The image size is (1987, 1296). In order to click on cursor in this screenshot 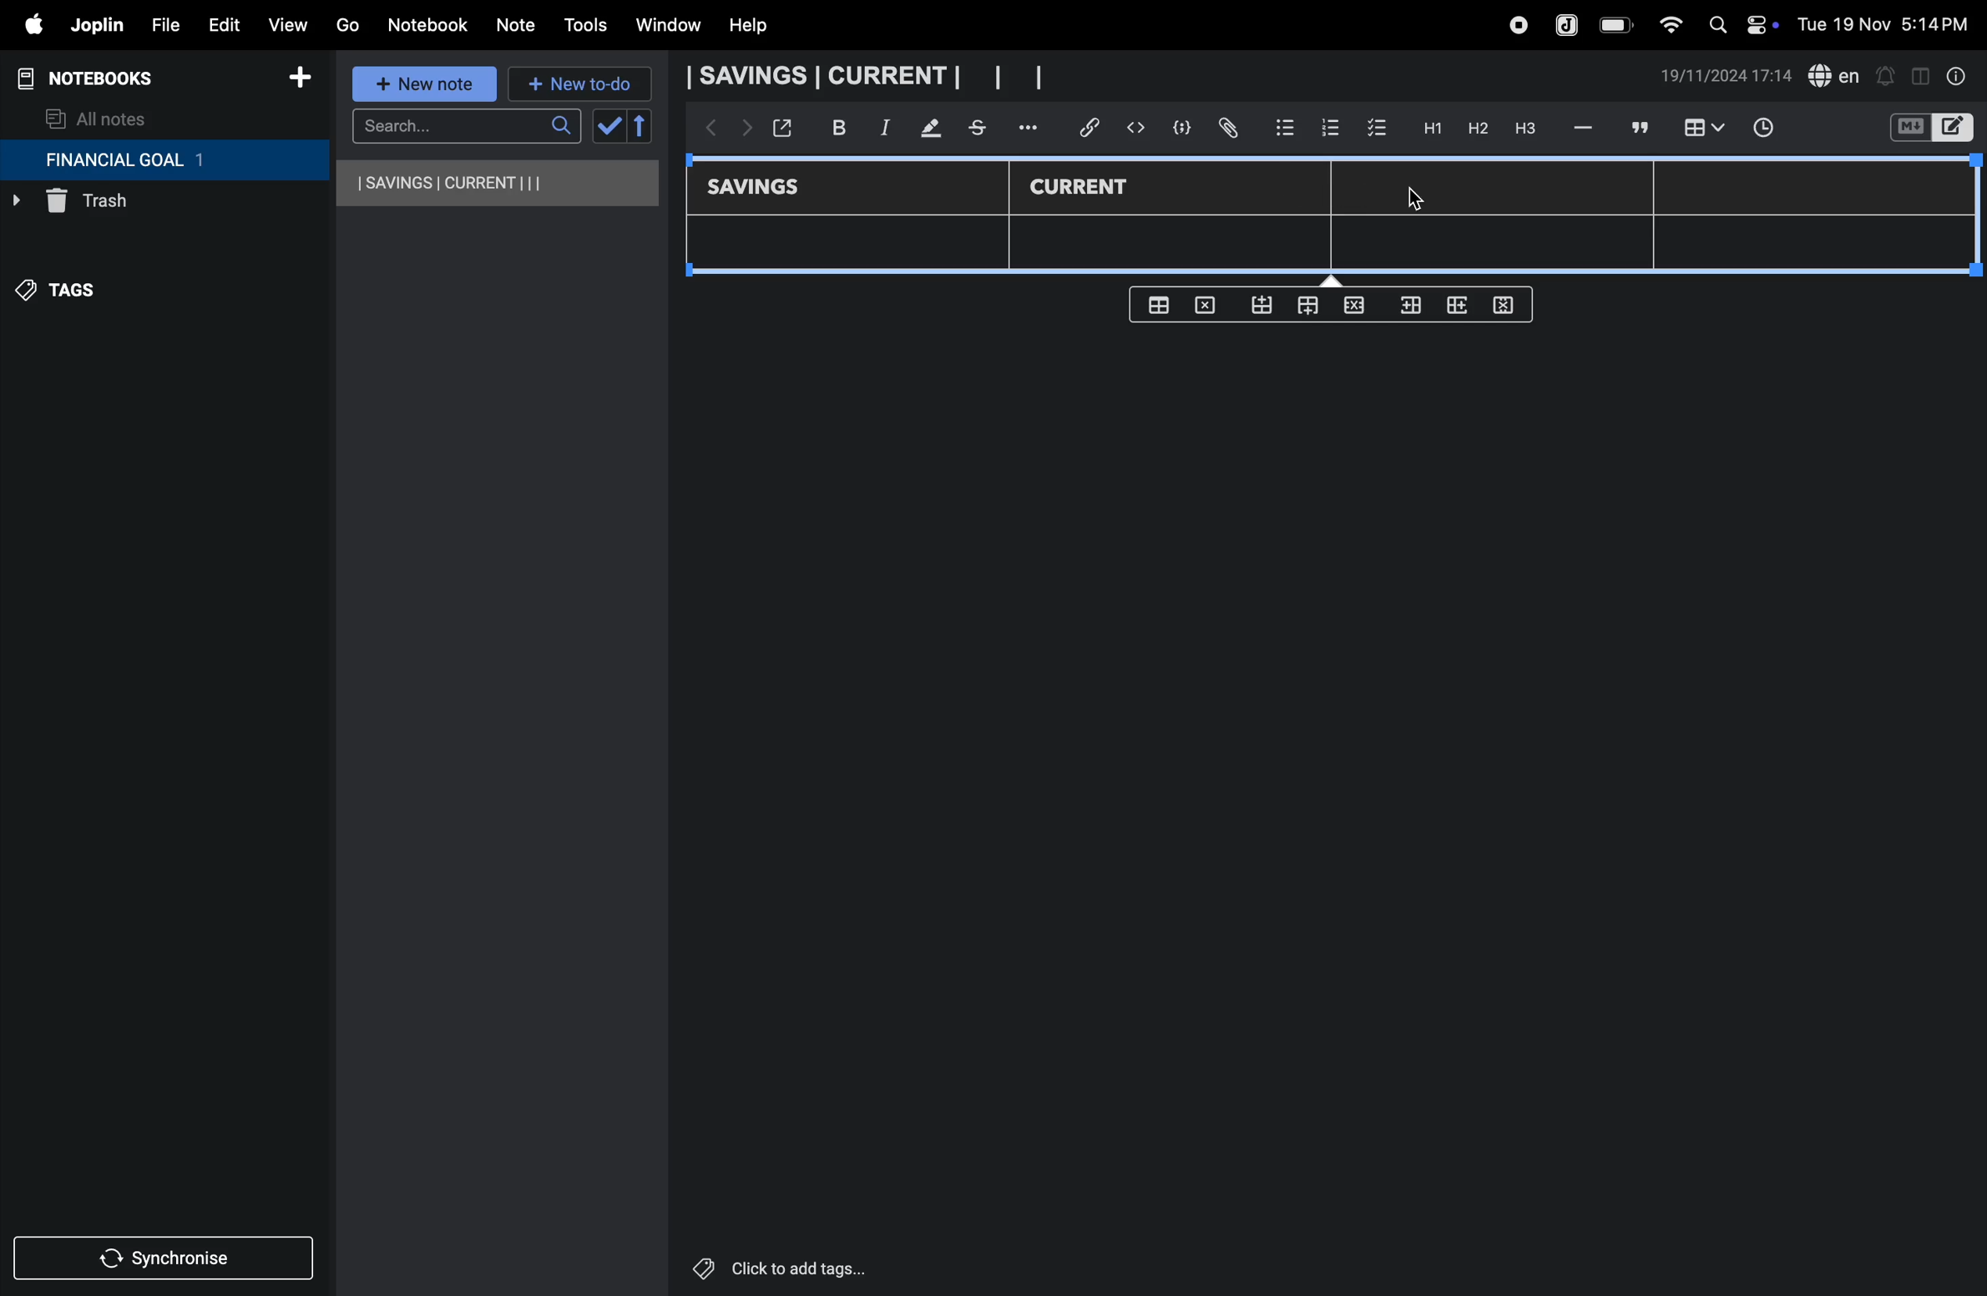, I will do `click(1413, 199)`.